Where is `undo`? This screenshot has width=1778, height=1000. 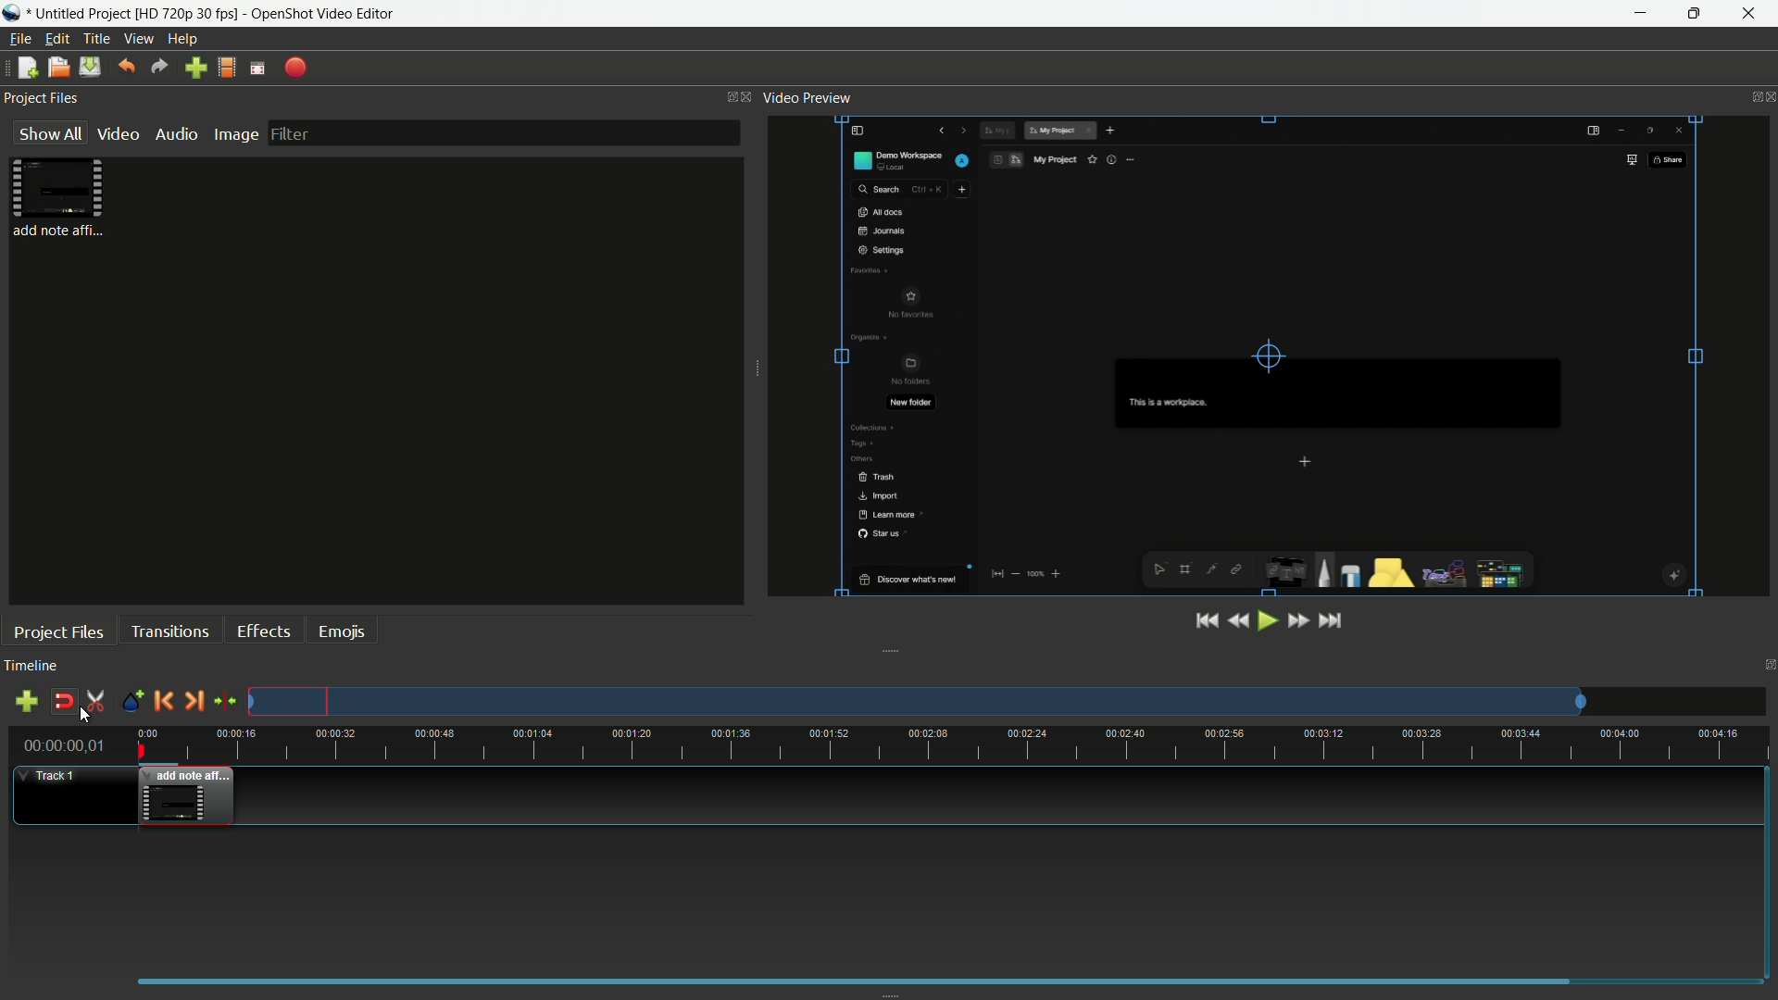 undo is located at coordinates (124, 69).